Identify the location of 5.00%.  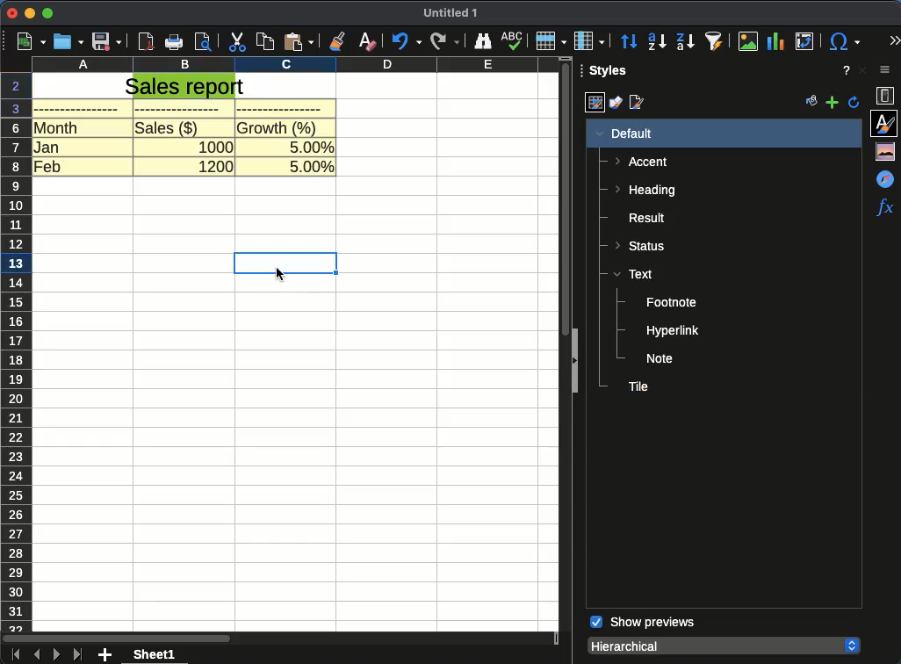
(309, 145).